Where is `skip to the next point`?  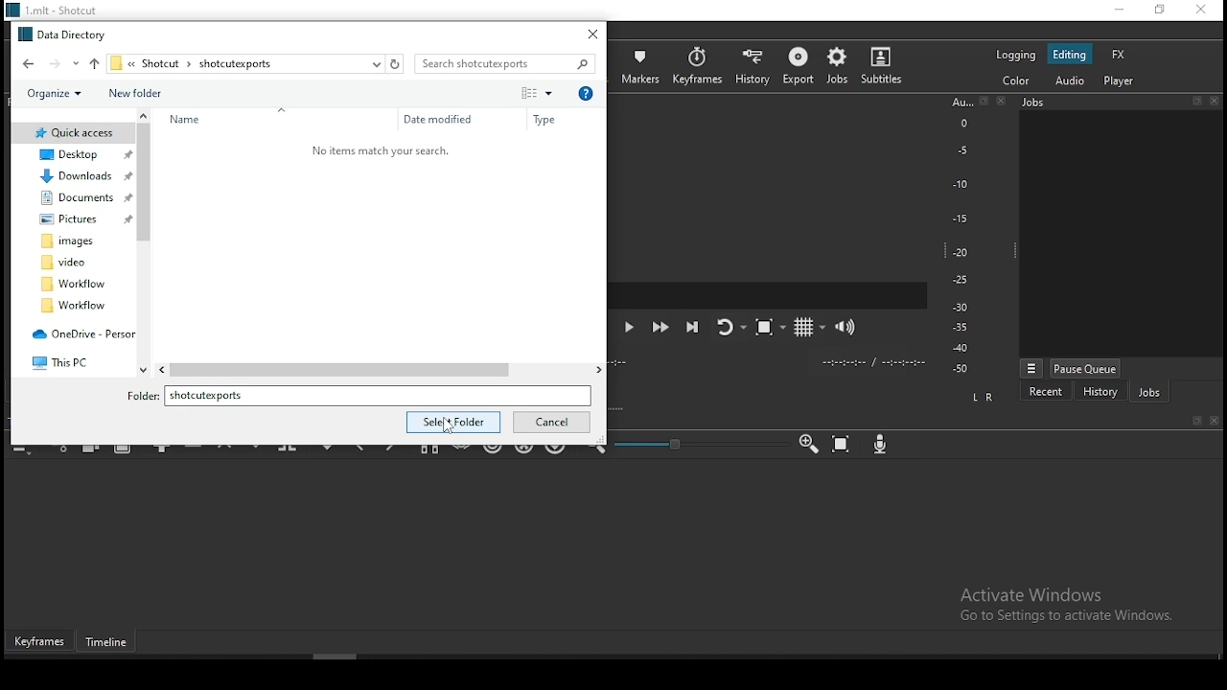 skip to the next point is located at coordinates (693, 326).